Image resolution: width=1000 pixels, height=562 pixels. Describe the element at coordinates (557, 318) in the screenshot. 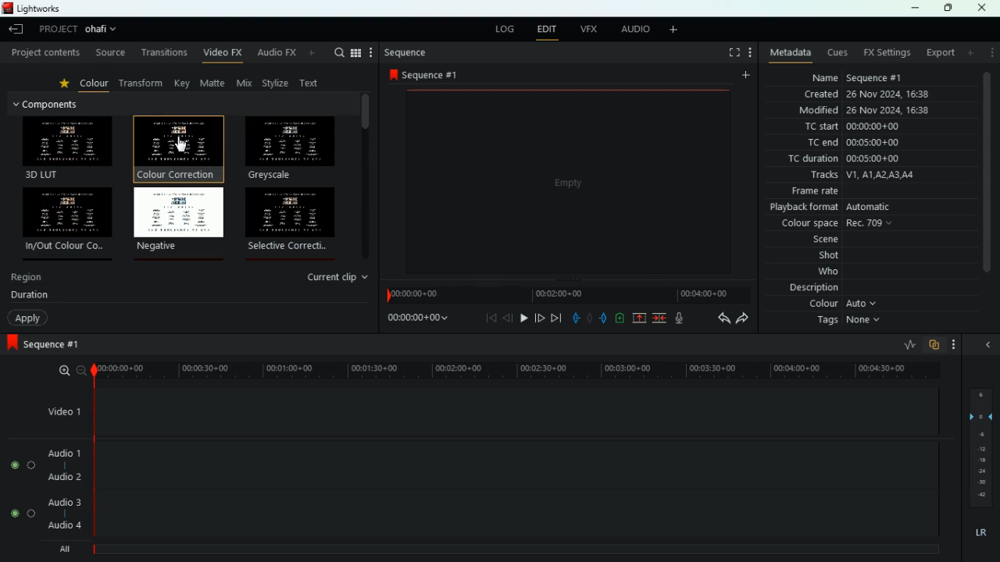

I see `end` at that location.